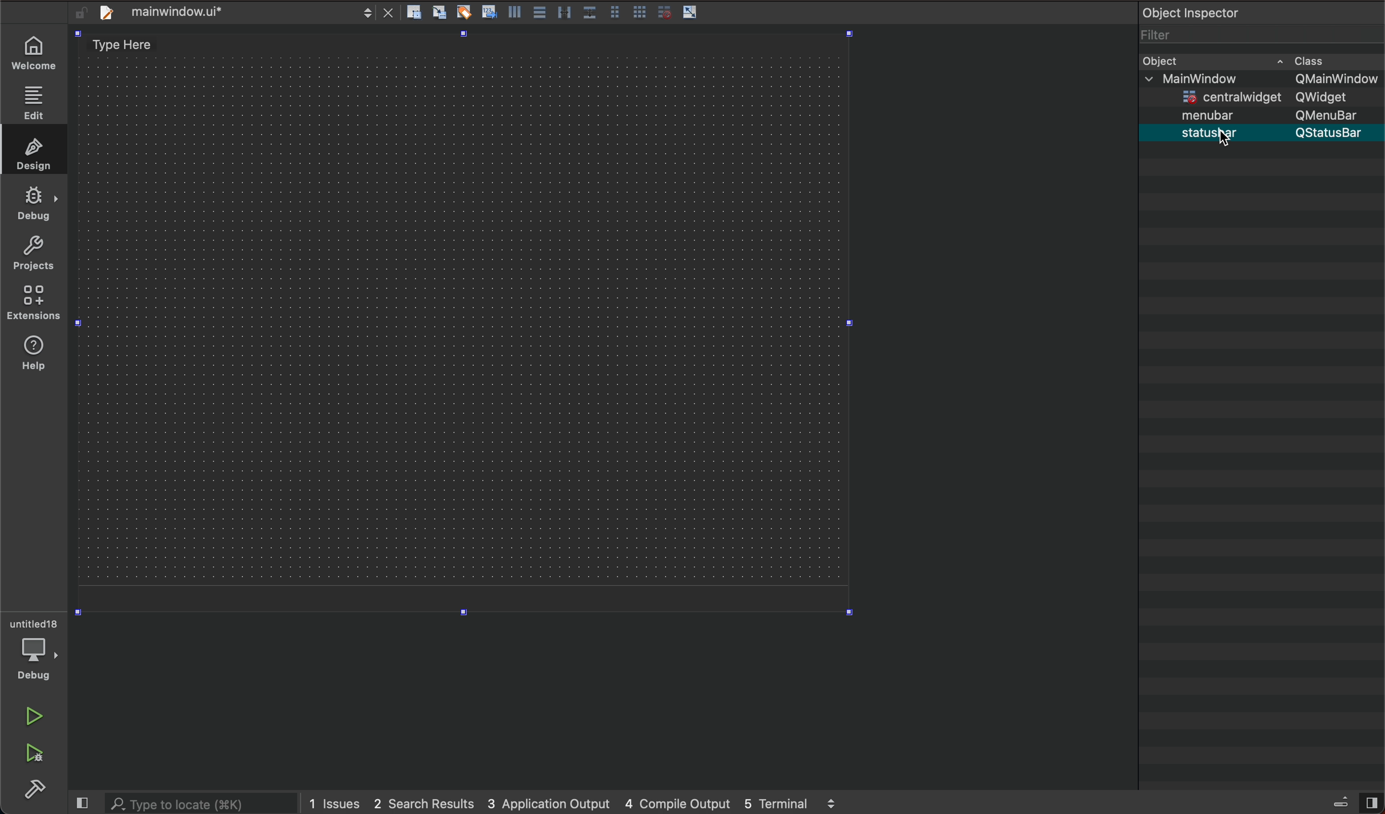 The image size is (1385, 814). What do you see at coordinates (469, 340) in the screenshot?
I see `design area` at bounding box center [469, 340].